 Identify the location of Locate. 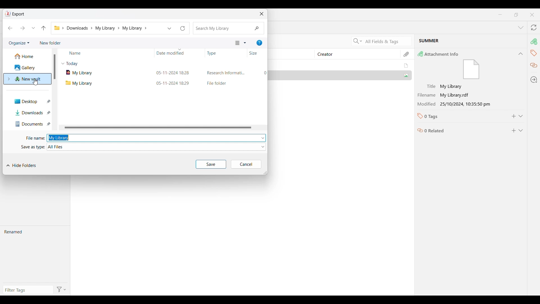
(534, 79).